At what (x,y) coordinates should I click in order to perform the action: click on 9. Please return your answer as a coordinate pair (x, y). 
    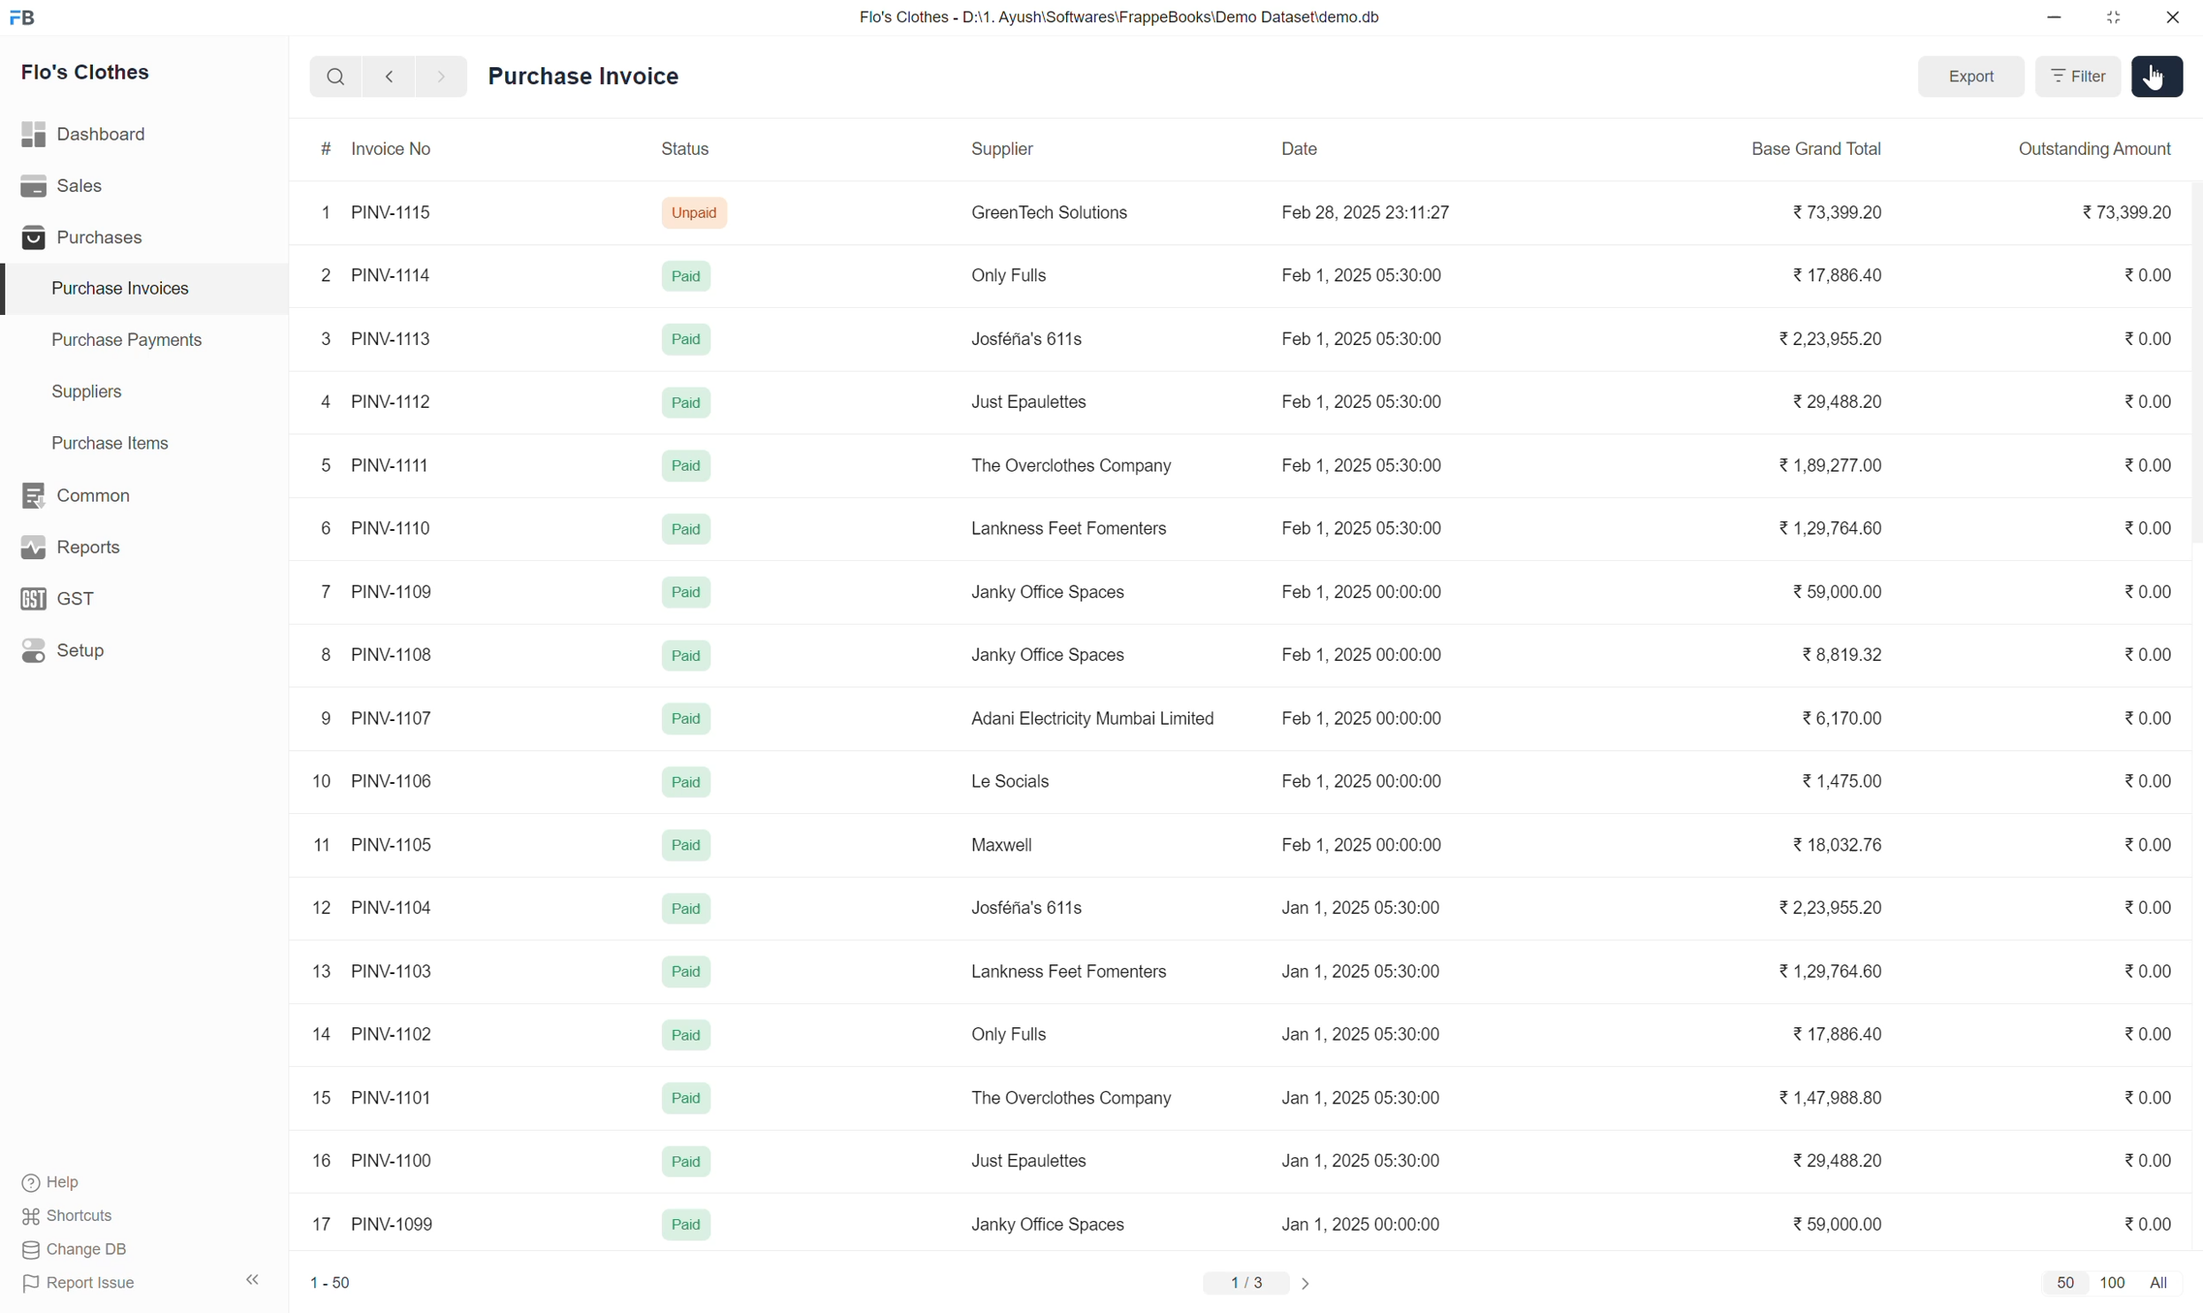
    Looking at the image, I should click on (325, 719).